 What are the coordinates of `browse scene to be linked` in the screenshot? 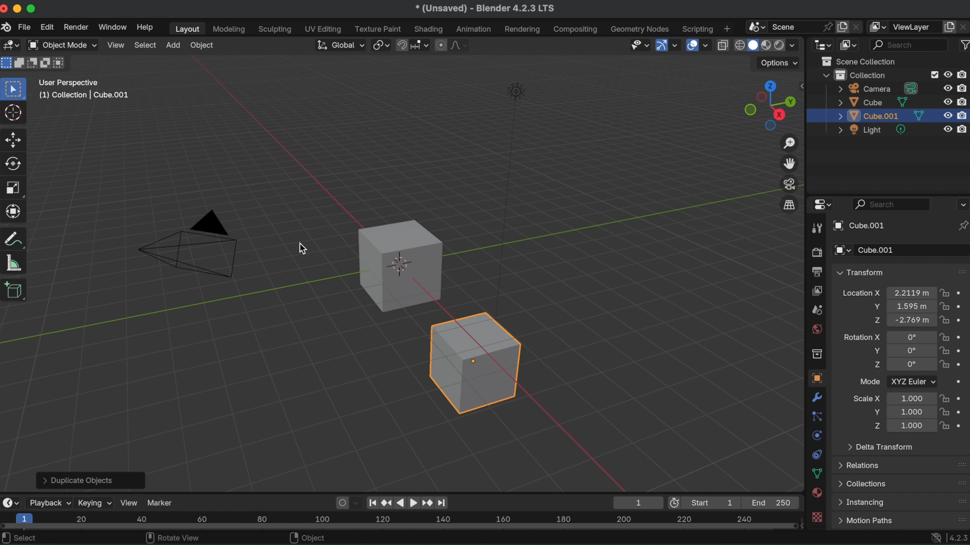 It's located at (755, 26).